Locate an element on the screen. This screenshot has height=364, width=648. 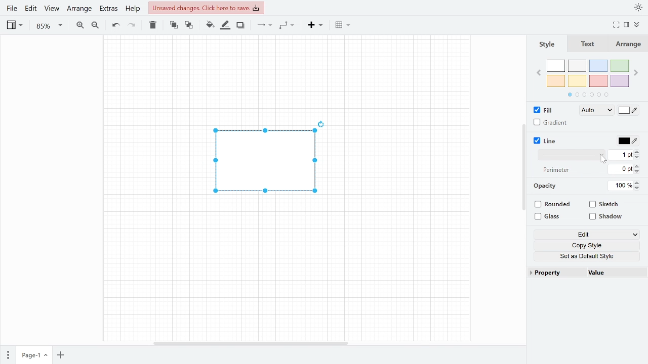
scroll bar is located at coordinates (252, 343).